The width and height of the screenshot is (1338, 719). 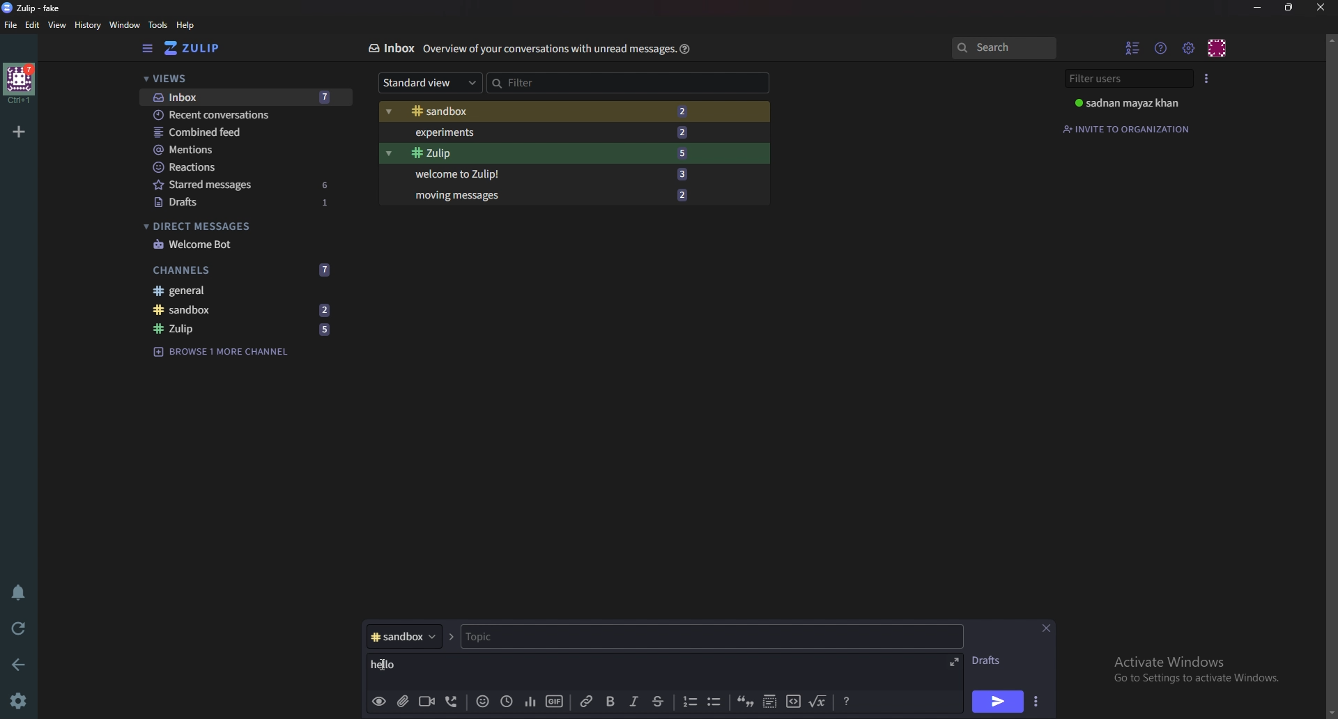 What do you see at coordinates (243, 185) in the screenshot?
I see `starred messages 6` at bounding box center [243, 185].